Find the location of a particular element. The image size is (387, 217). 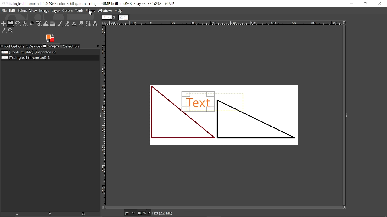

Current zoom is located at coordinates (141, 213).